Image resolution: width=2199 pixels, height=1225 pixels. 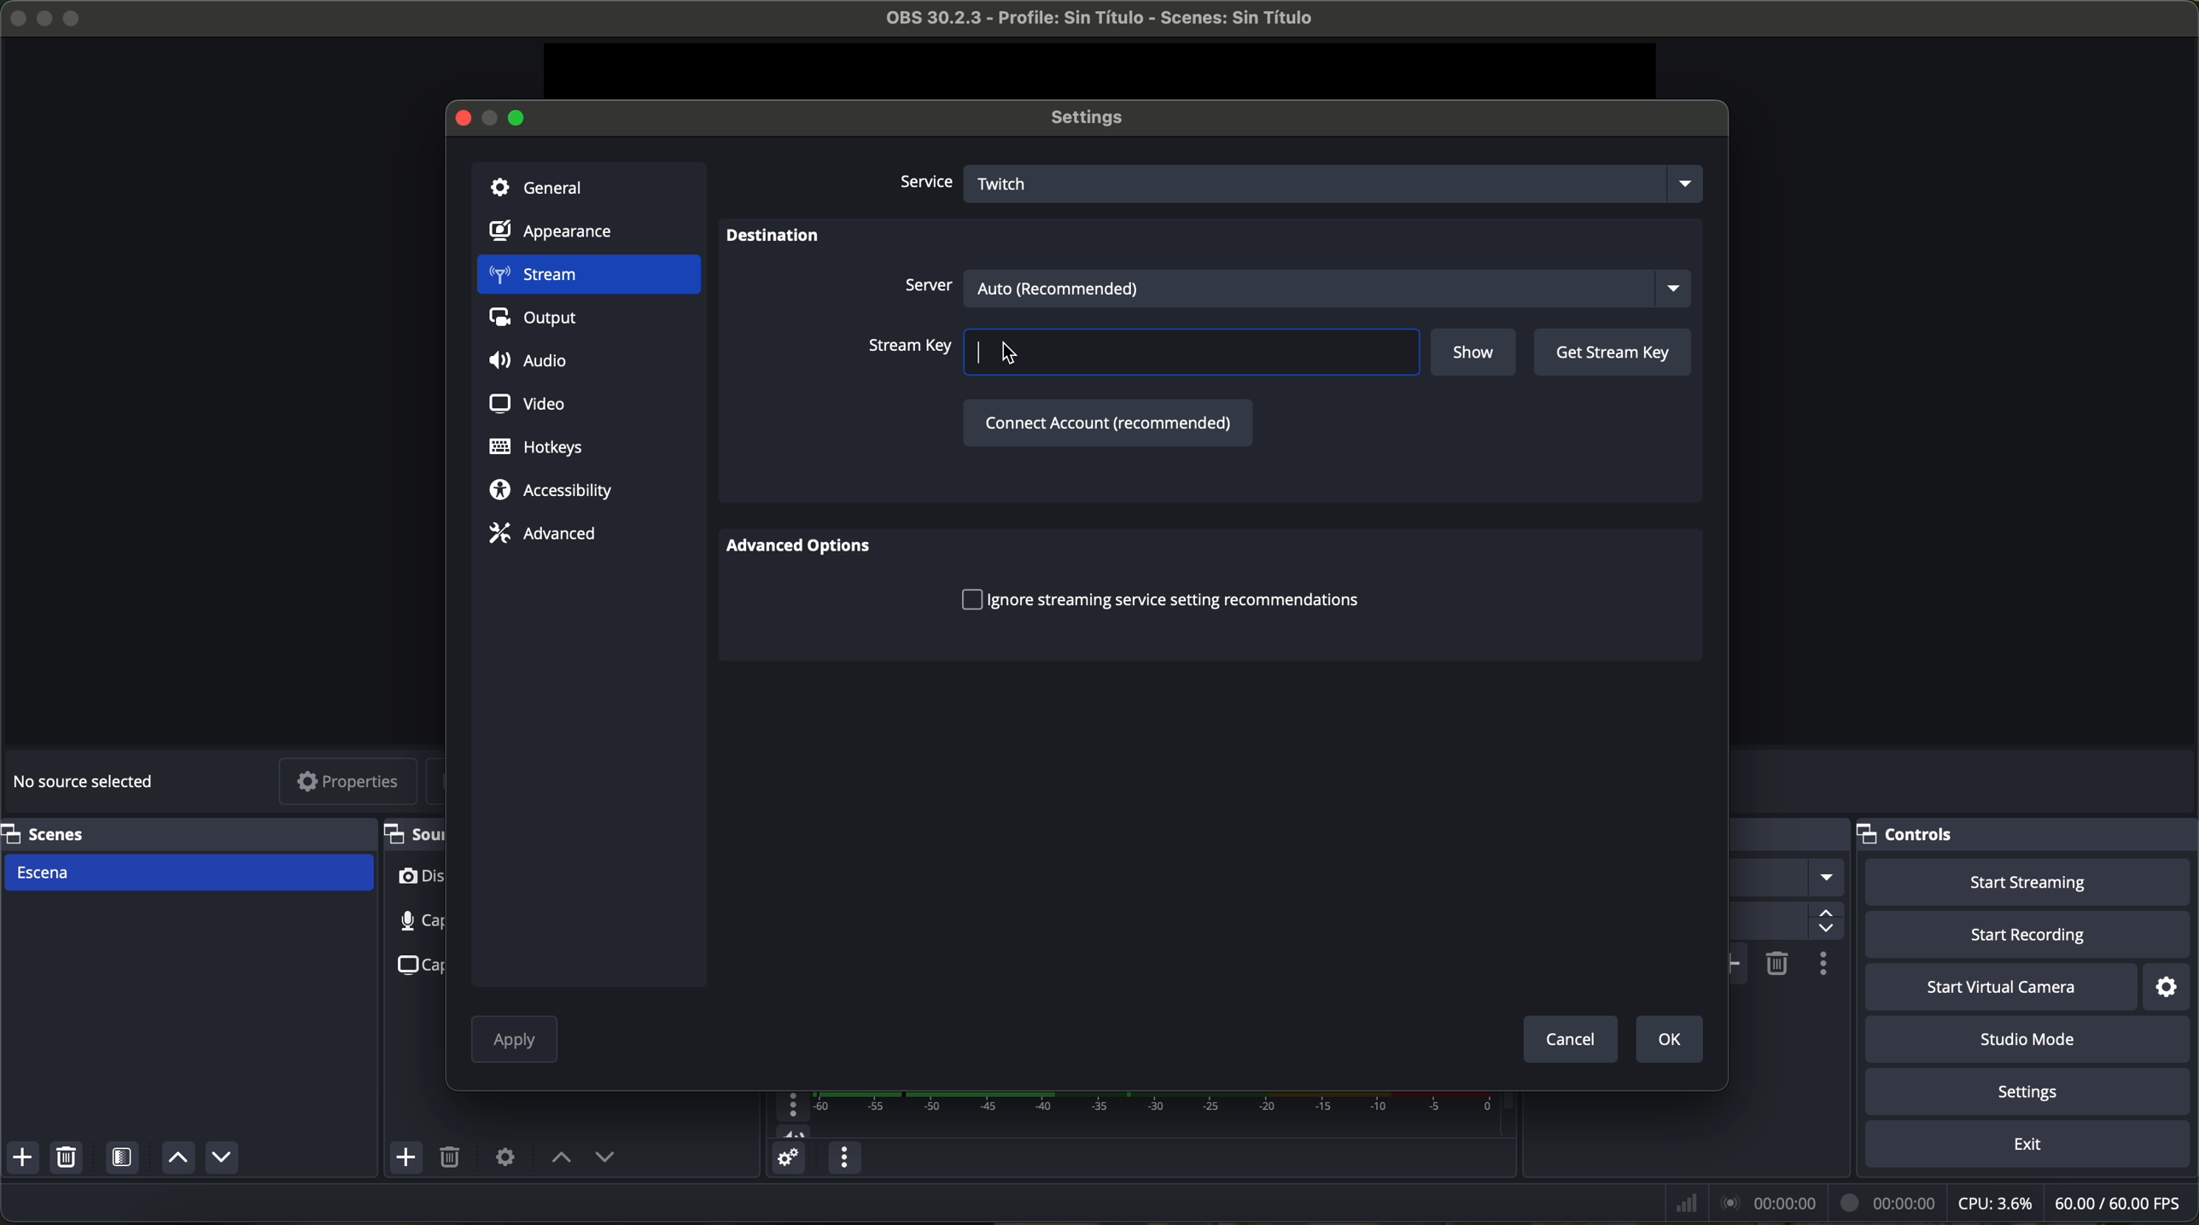 What do you see at coordinates (505, 1156) in the screenshot?
I see `open source properties` at bounding box center [505, 1156].